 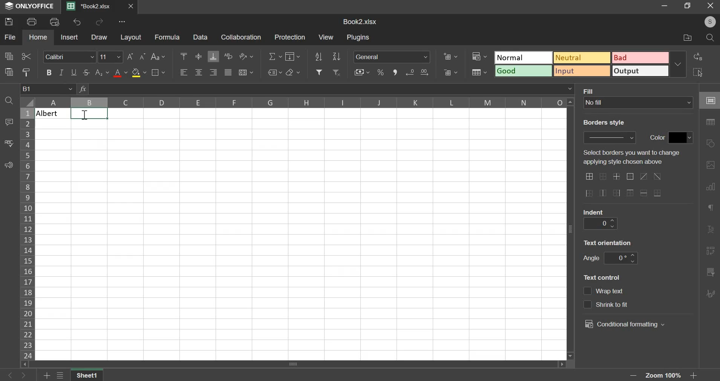 I want to click on collaboration, so click(x=242, y=37).